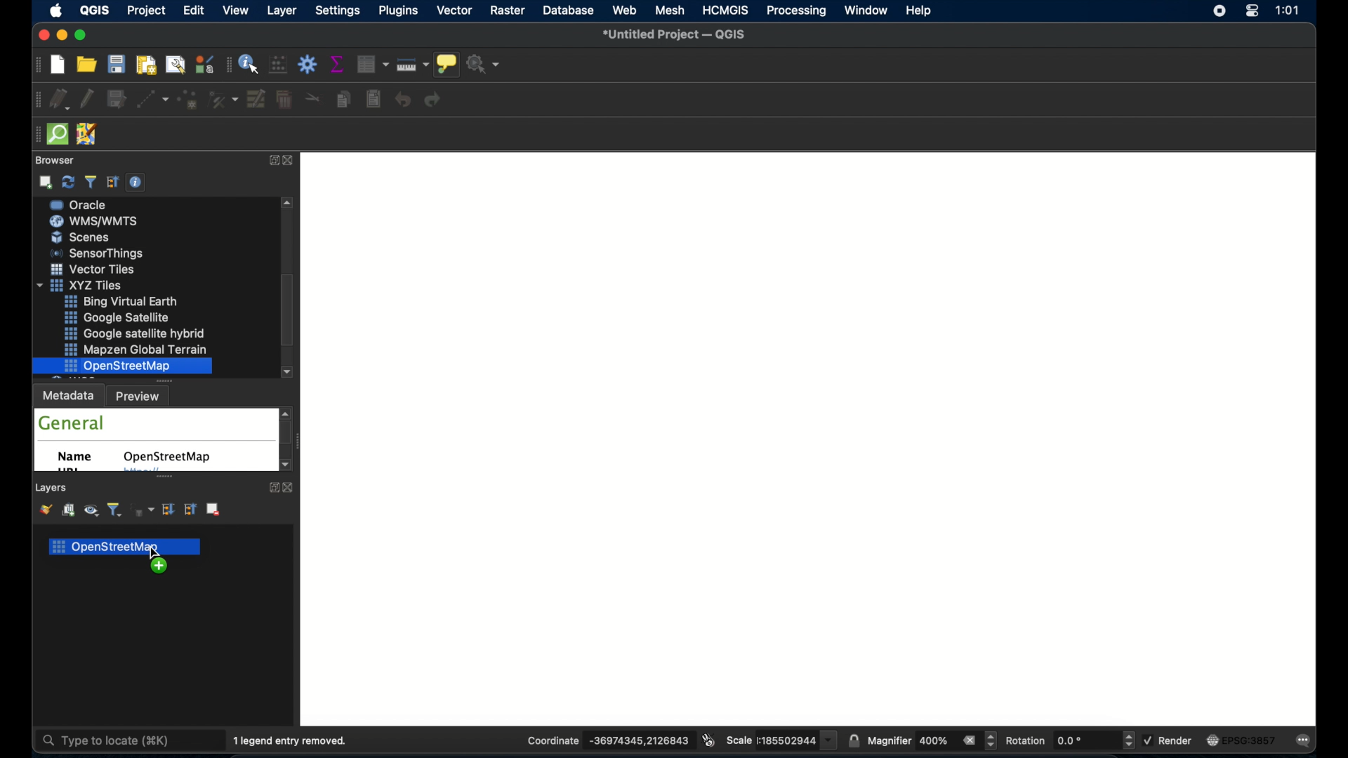  Describe the element at coordinates (1252, 12) in the screenshot. I see `control center` at that location.